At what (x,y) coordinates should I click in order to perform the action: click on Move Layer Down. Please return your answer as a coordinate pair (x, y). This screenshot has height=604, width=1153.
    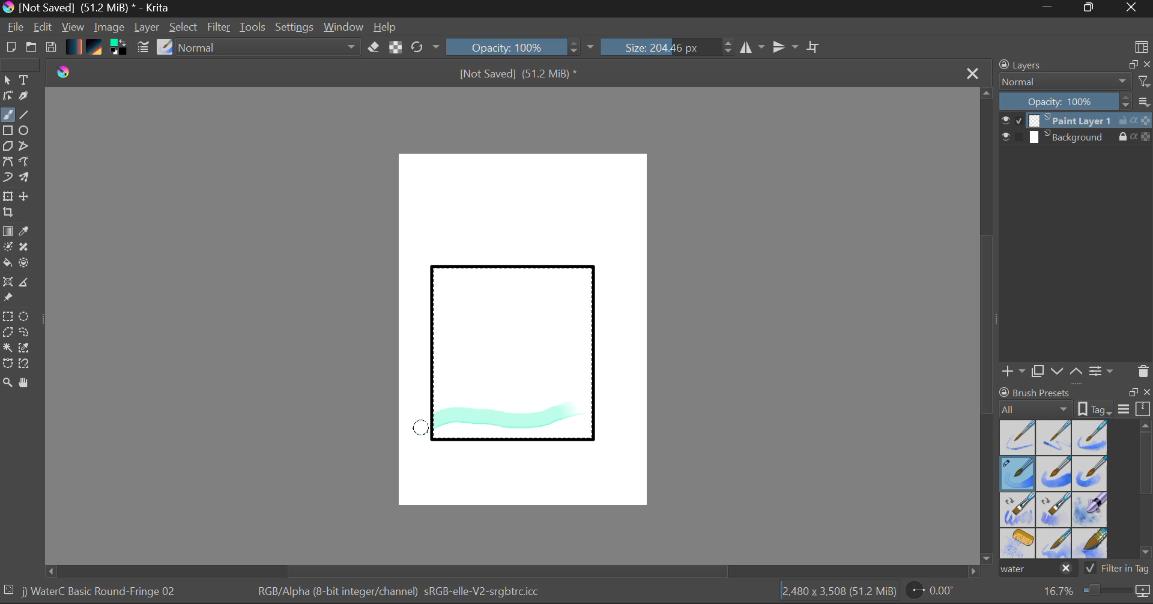
    Looking at the image, I should click on (1058, 372).